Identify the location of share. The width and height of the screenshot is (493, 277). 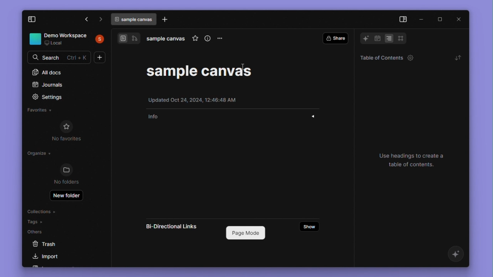
(335, 38).